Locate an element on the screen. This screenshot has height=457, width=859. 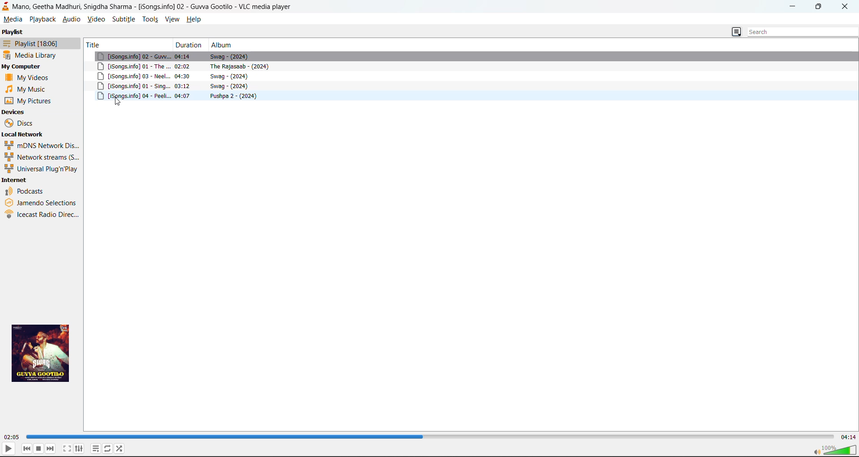
my computer is located at coordinates (22, 67).